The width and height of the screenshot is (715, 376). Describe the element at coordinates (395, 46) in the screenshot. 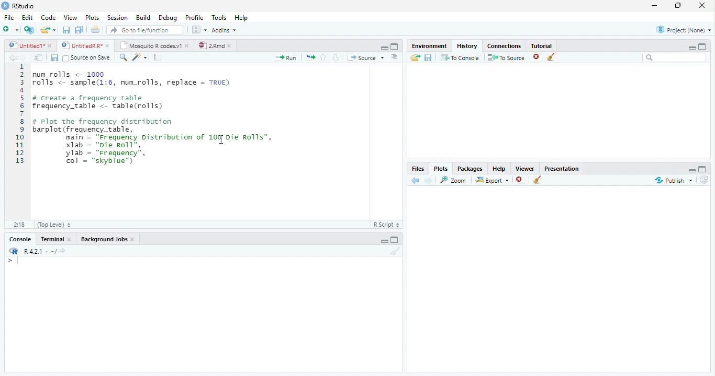

I see `Full Screen` at that location.